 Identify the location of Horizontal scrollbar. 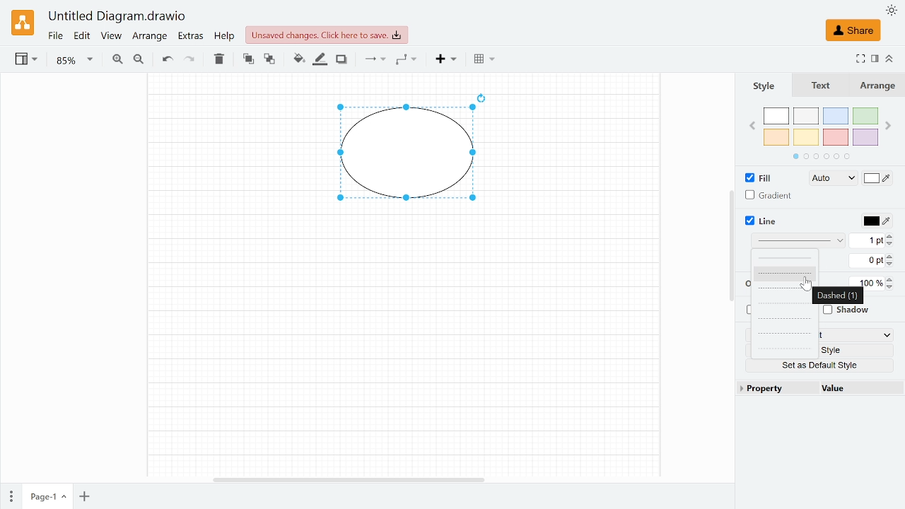
(346, 479).